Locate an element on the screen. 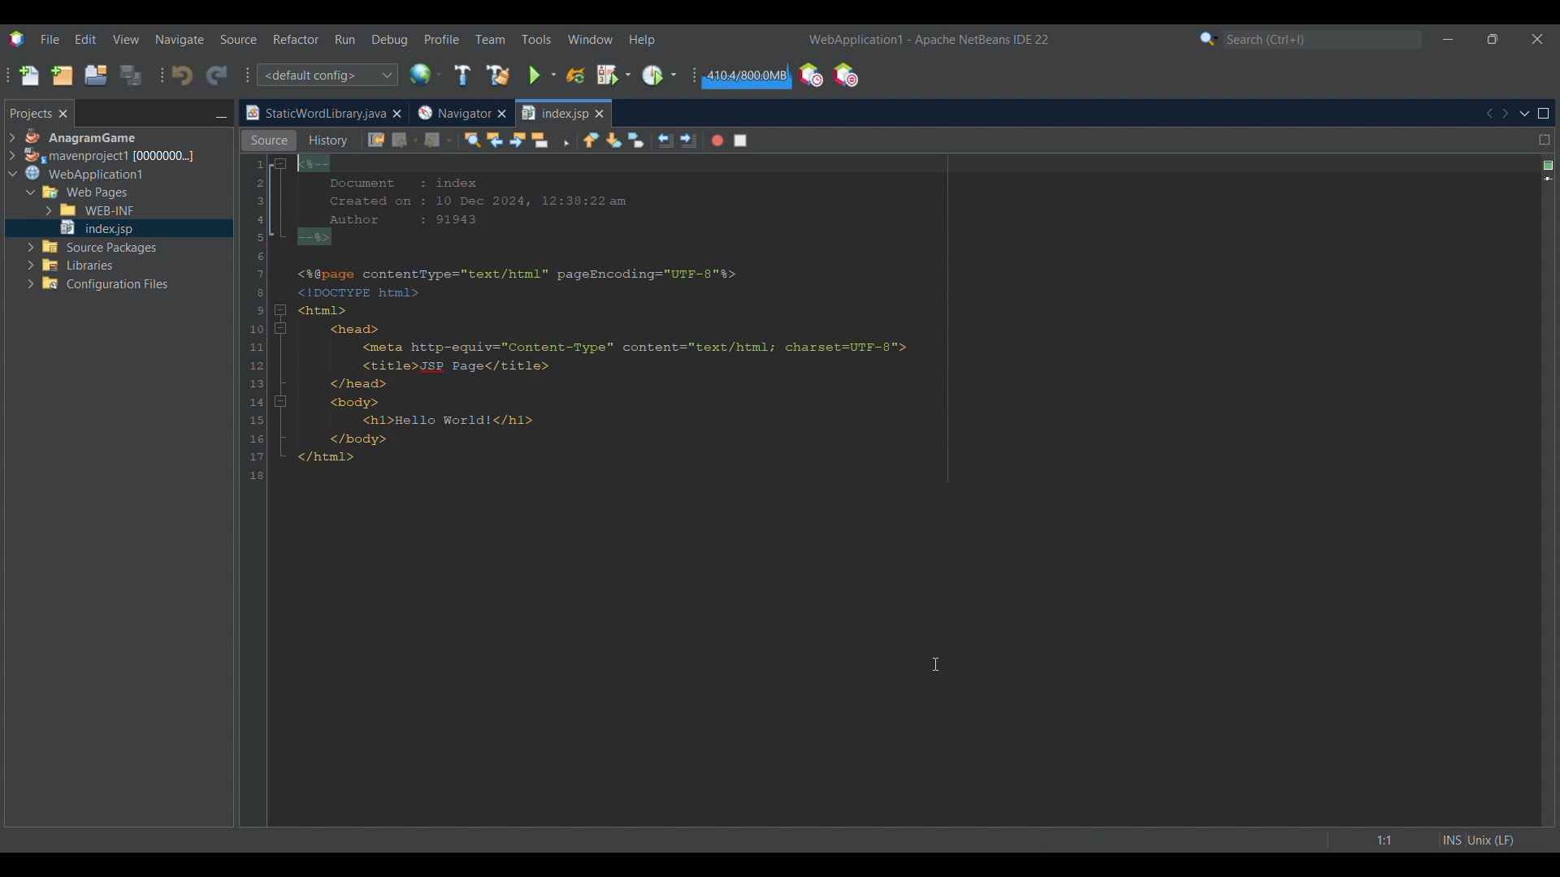  Undo is located at coordinates (182, 76).